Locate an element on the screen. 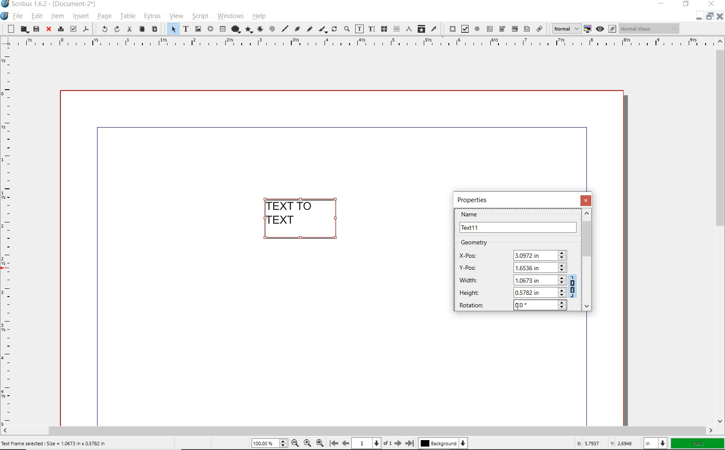 This screenshot has height=450, width=725. HEIGHT is located at coordinates (513, 292).